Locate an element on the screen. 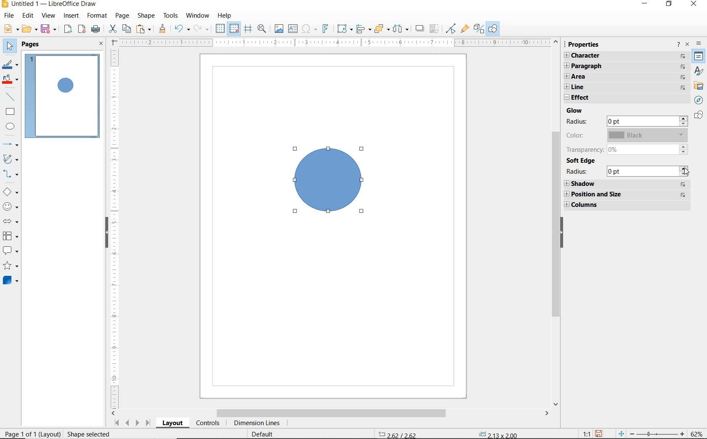 The image size is (707, 439). SNAP TO GRID is located at coordinates (235, 29).